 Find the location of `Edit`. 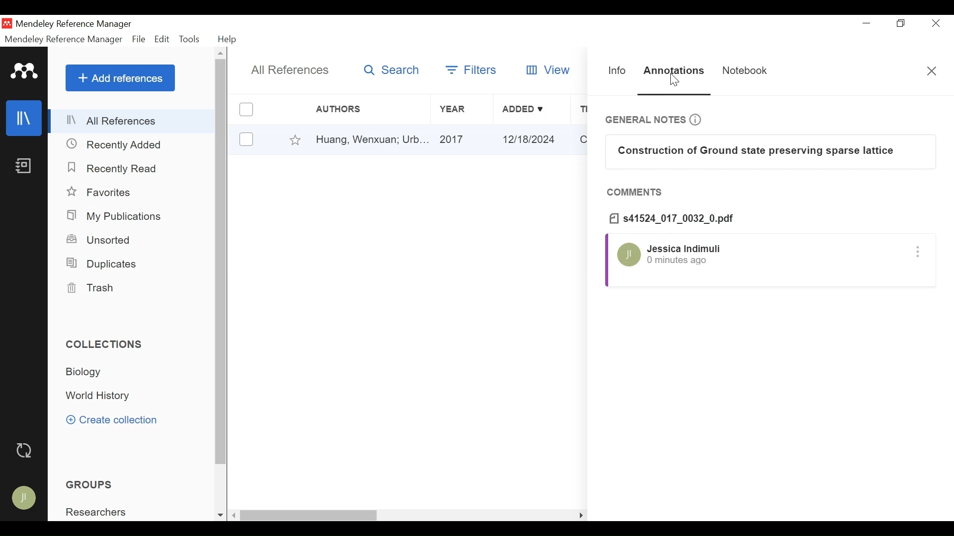

Edit is located at coordinates (162, 39).